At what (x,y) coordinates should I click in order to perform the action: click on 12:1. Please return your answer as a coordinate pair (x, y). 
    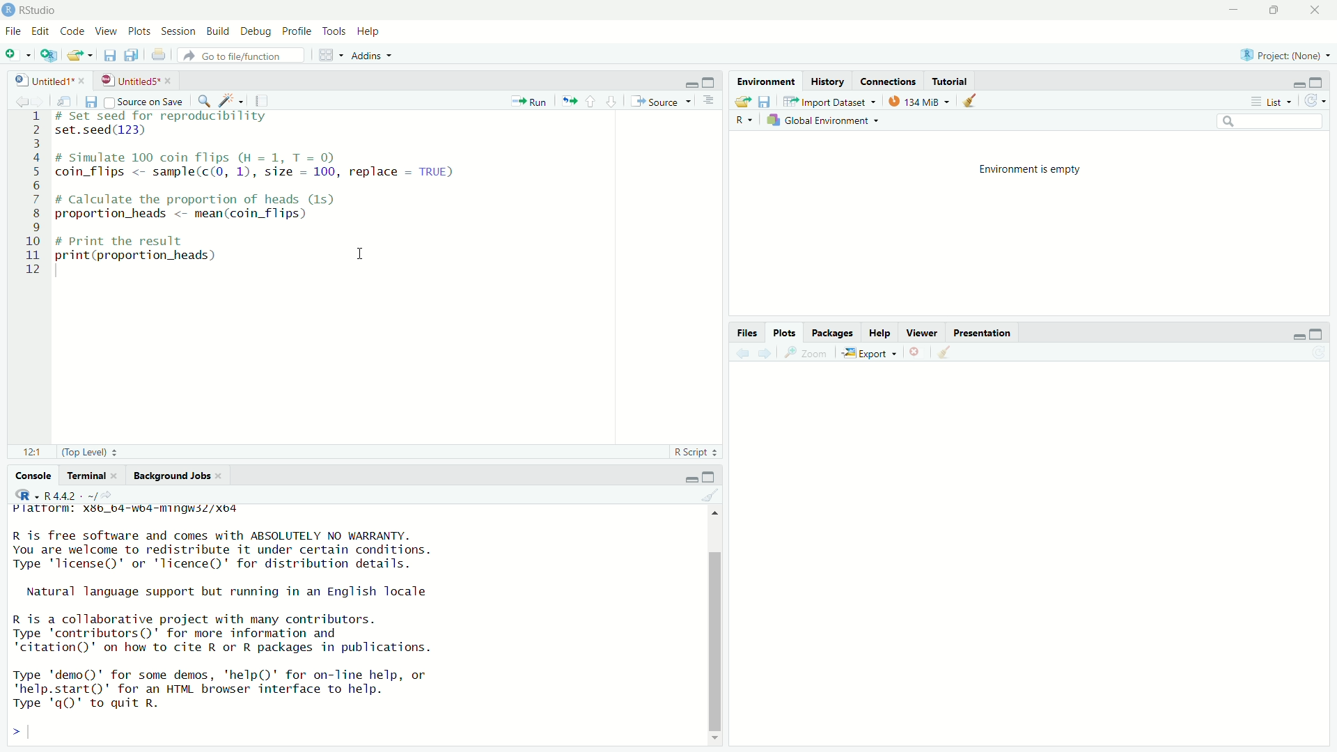
    Looking at the image, I should click on (31, 453).